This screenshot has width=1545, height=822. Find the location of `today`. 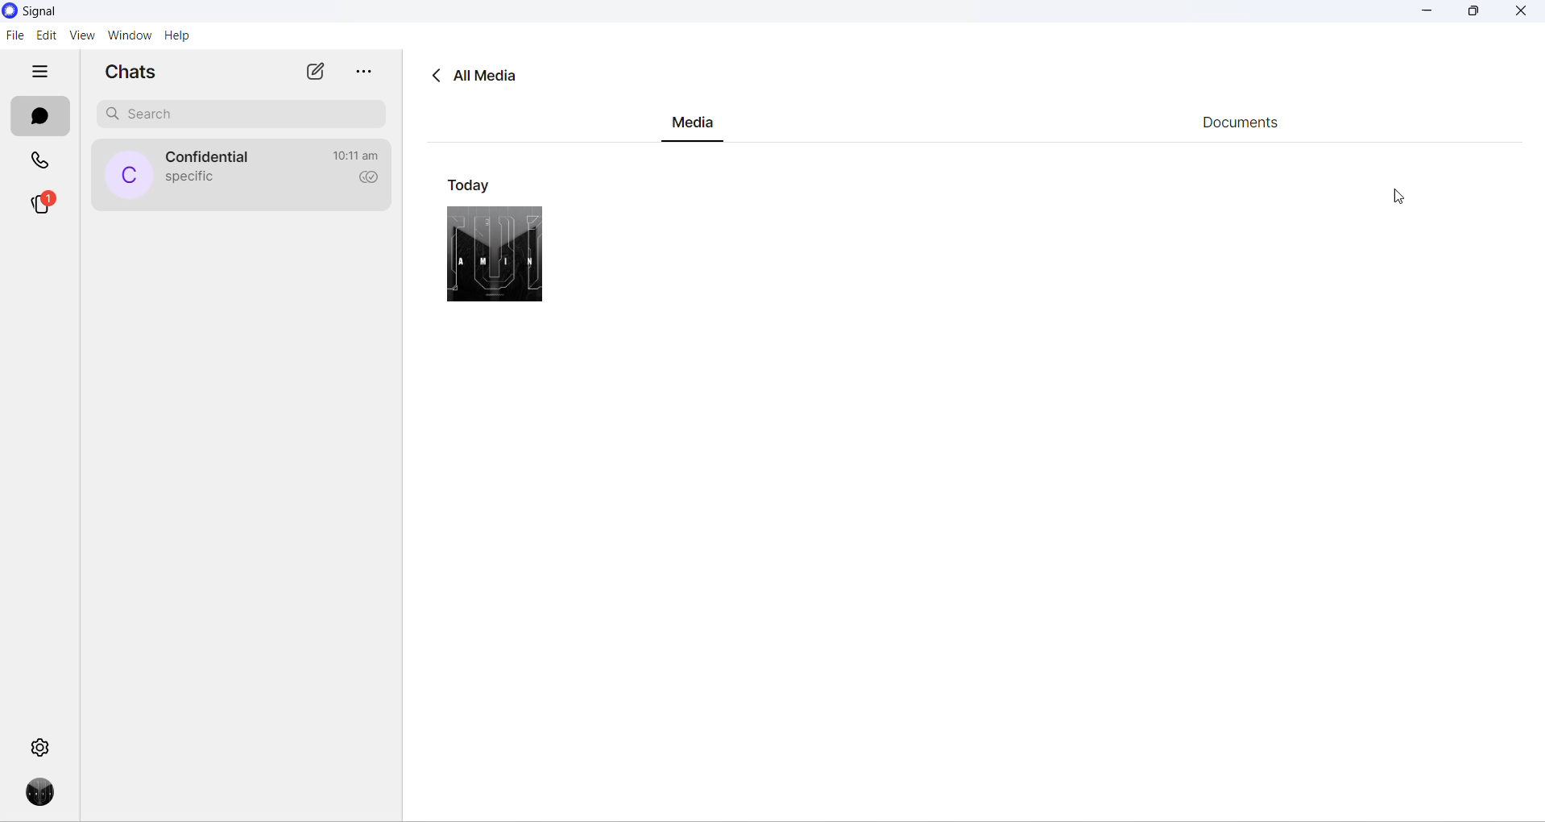

today is located at coordinates (474, 184).